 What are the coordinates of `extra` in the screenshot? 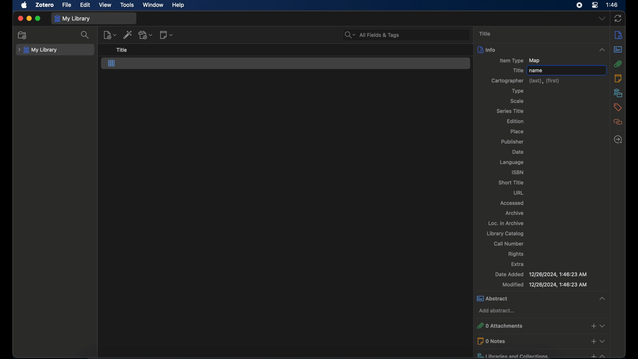 It's located at (519, 264).